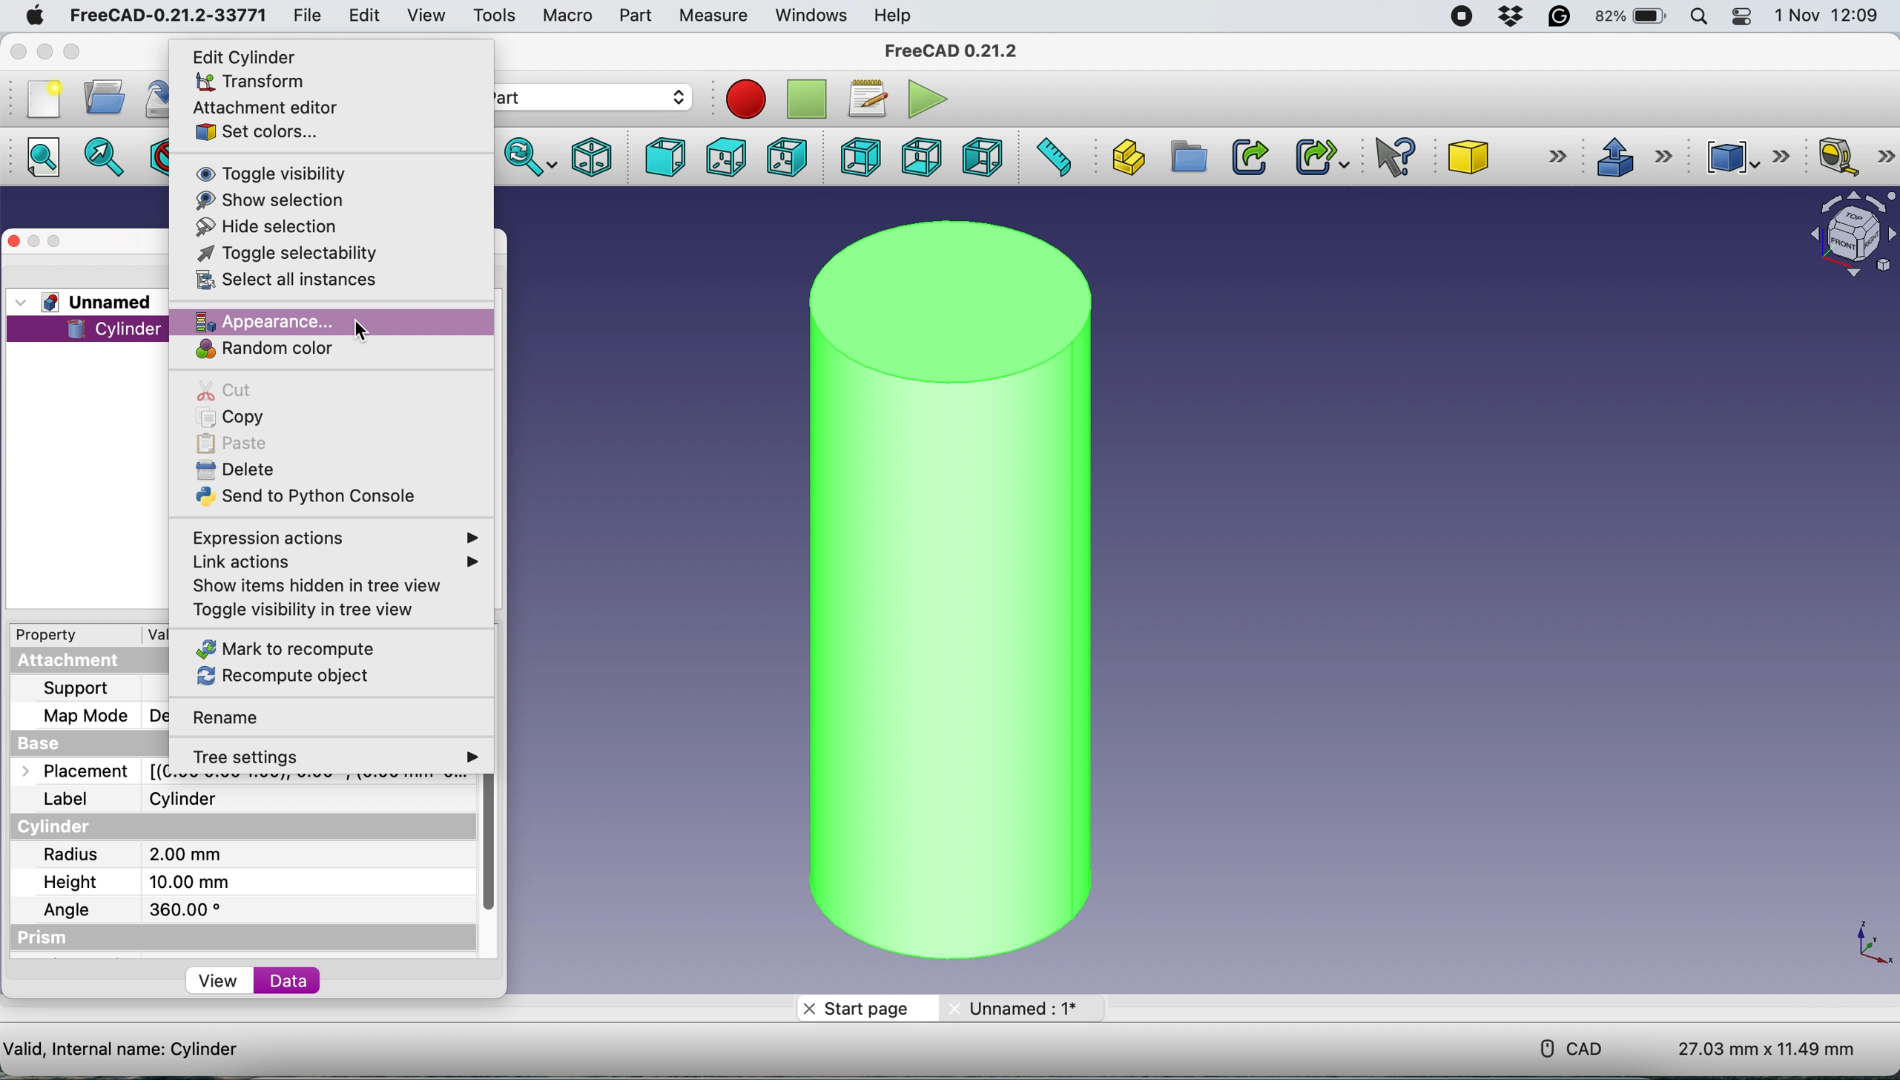  Describe the element at coordinates (1746, 156) in the screenshot. I see `compound tools` at that location.